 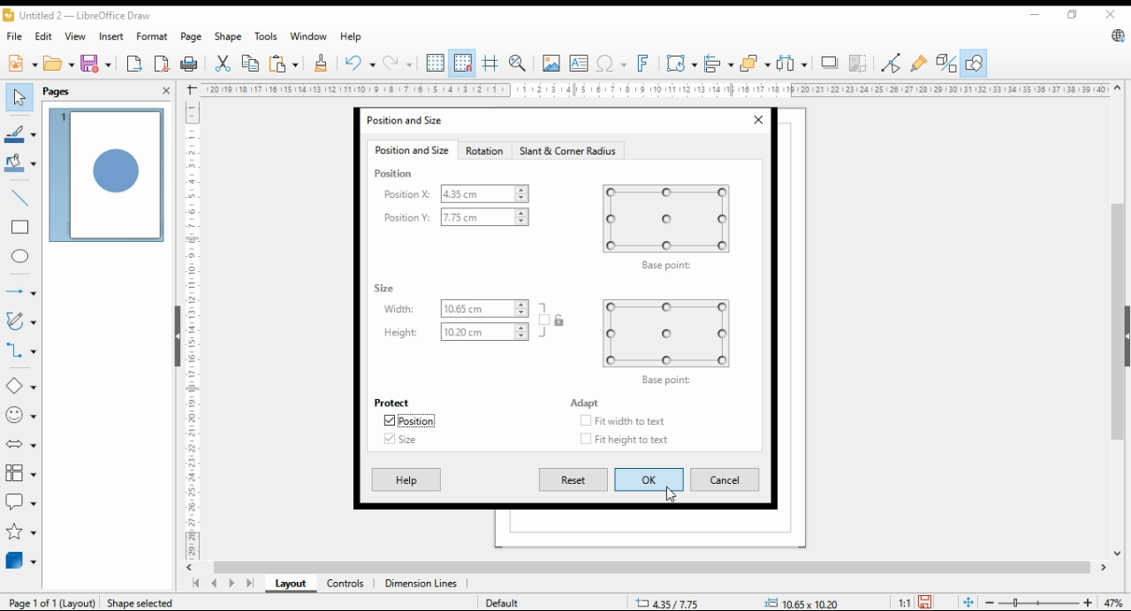 I want to click on fill color, so click(x=20, y=163).